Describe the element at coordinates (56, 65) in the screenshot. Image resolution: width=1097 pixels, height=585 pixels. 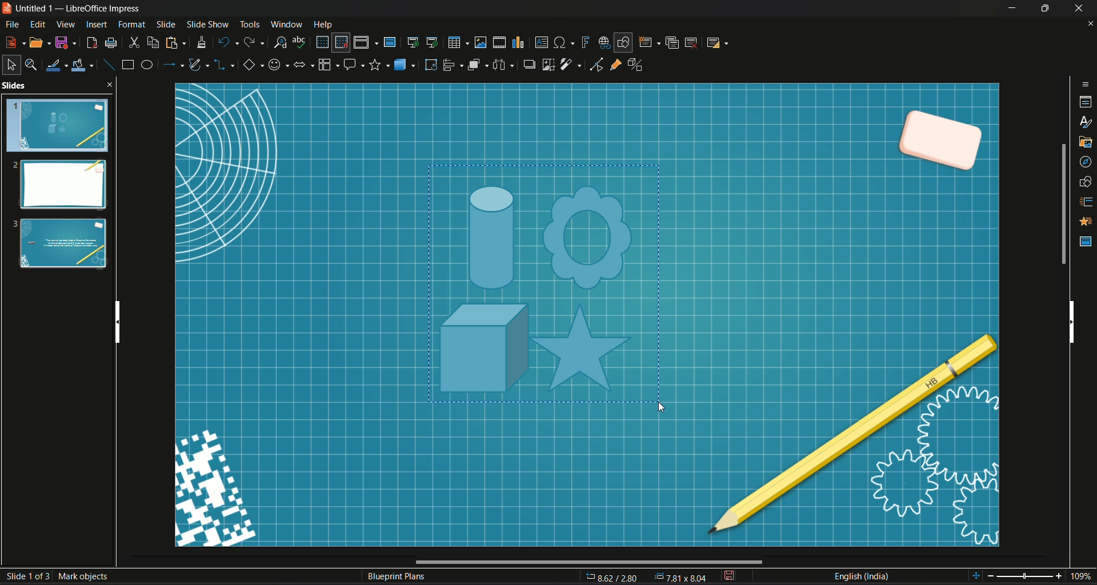
I see `line color` at that location.